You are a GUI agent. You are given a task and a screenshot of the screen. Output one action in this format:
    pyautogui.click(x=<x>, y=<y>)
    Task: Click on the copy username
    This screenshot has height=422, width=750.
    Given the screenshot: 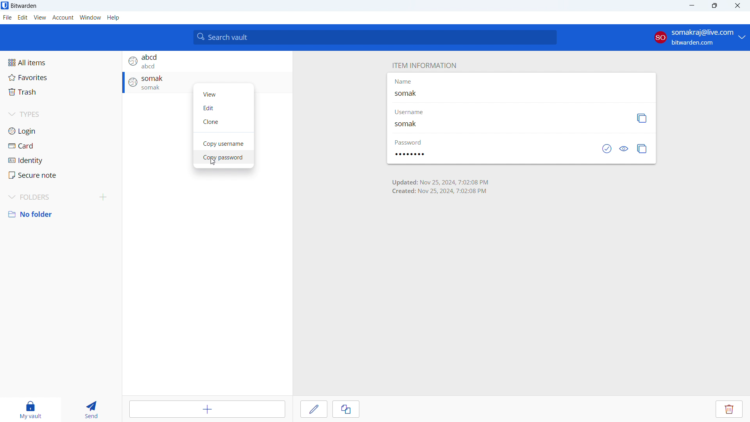 What is the action you would take?
    pyautogui.click(x=642, y=118)
    